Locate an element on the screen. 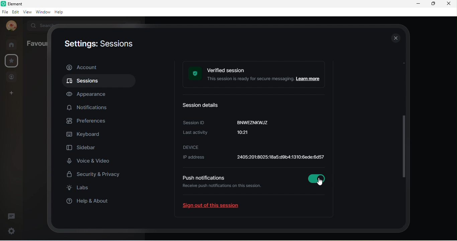 The height and width of the screenshot is (241, 457). vertical scroll bar is located at coordinates (406, 128).